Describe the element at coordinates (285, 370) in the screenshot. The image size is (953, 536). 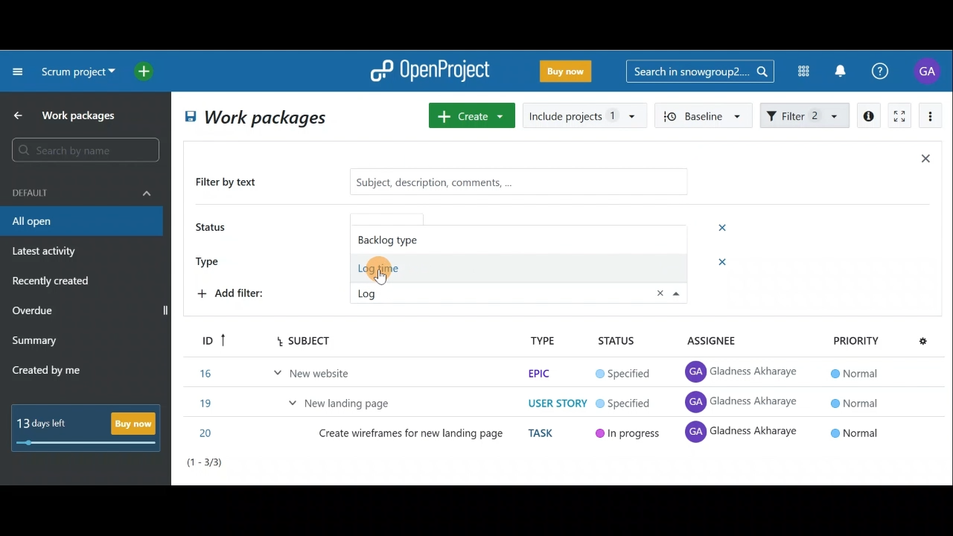
I see `Item 14` at that location.